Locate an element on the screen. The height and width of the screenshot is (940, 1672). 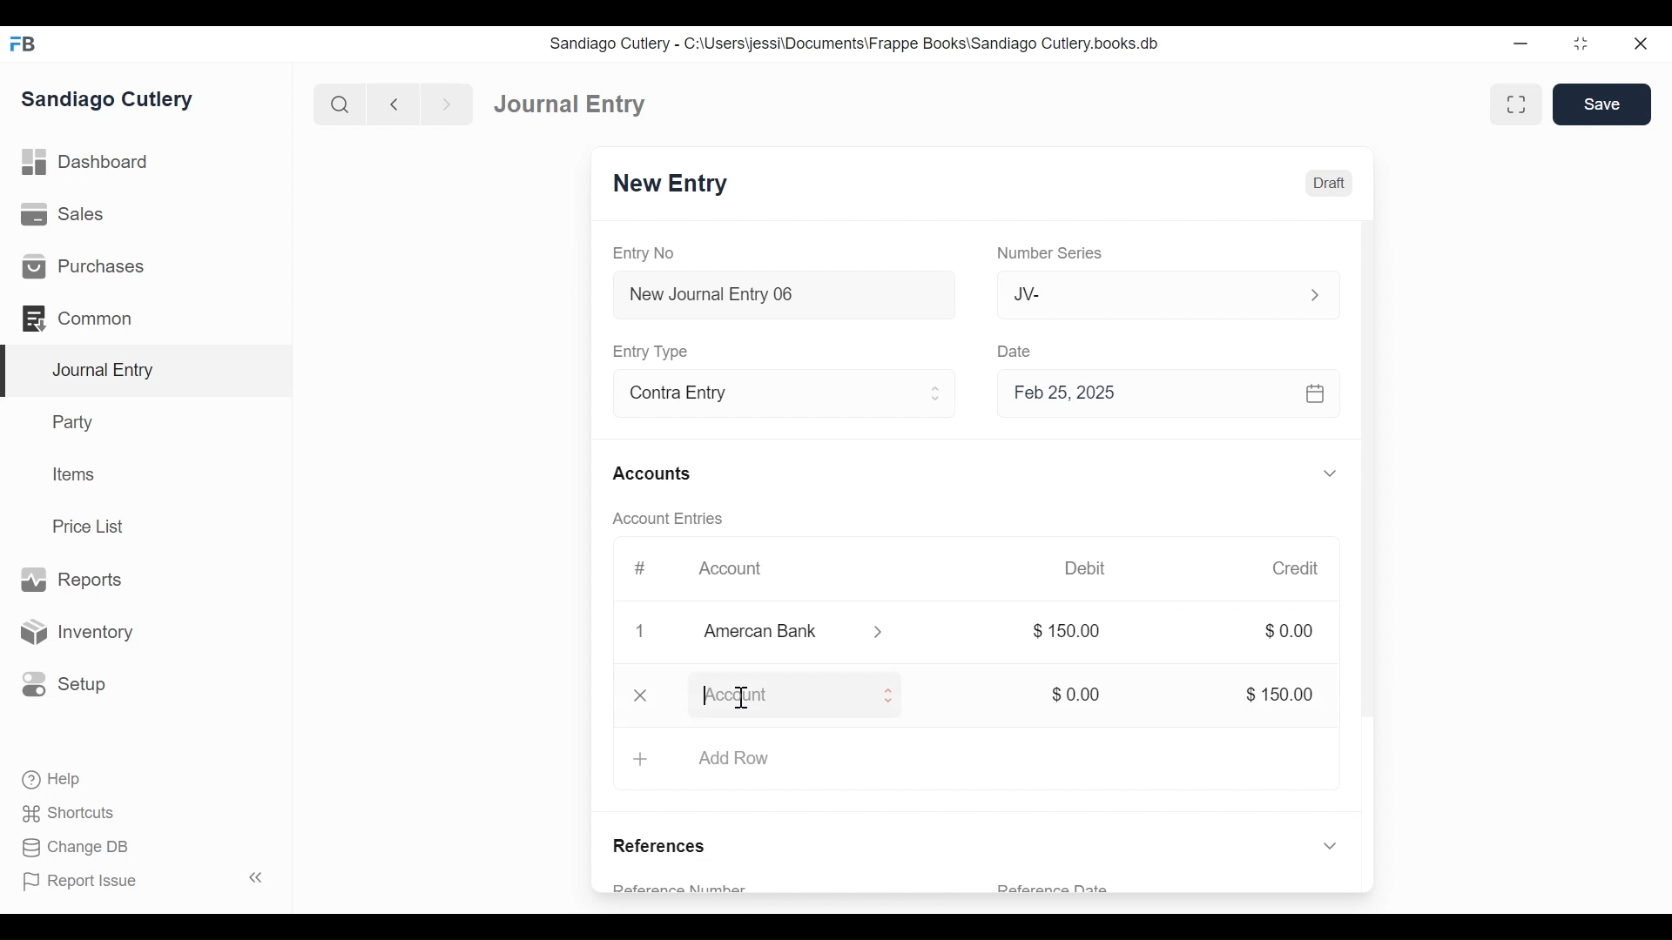
JV- is located at coordinates (1148, 292).